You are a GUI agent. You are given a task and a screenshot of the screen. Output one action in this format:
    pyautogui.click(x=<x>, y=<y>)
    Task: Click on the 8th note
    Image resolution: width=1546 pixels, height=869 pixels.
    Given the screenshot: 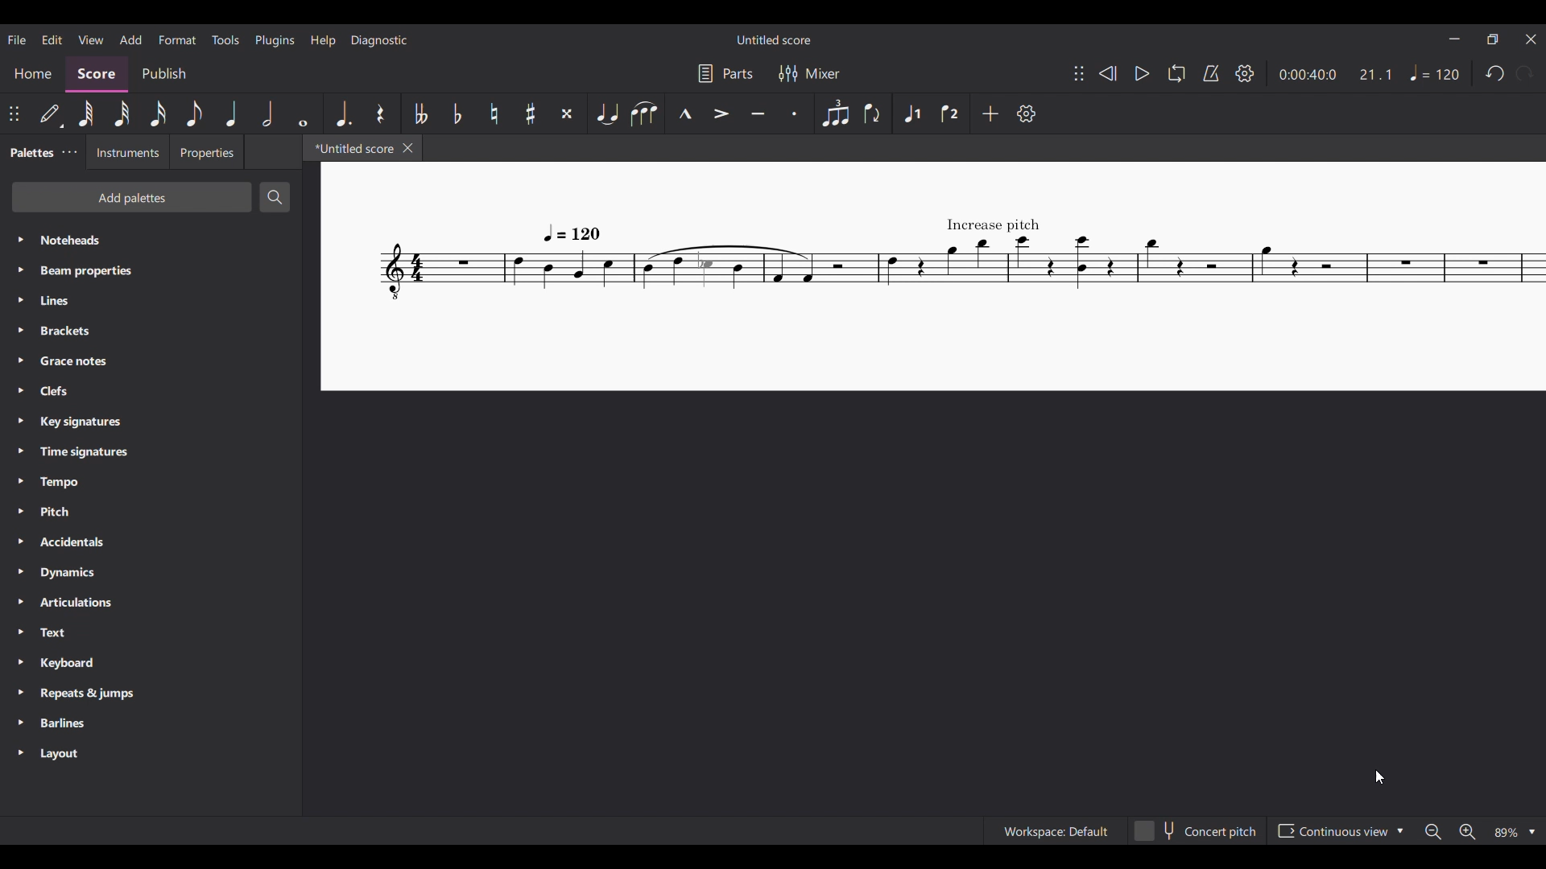 What is the action you would take?
    pyautogui.click(x=194, y=113)
    